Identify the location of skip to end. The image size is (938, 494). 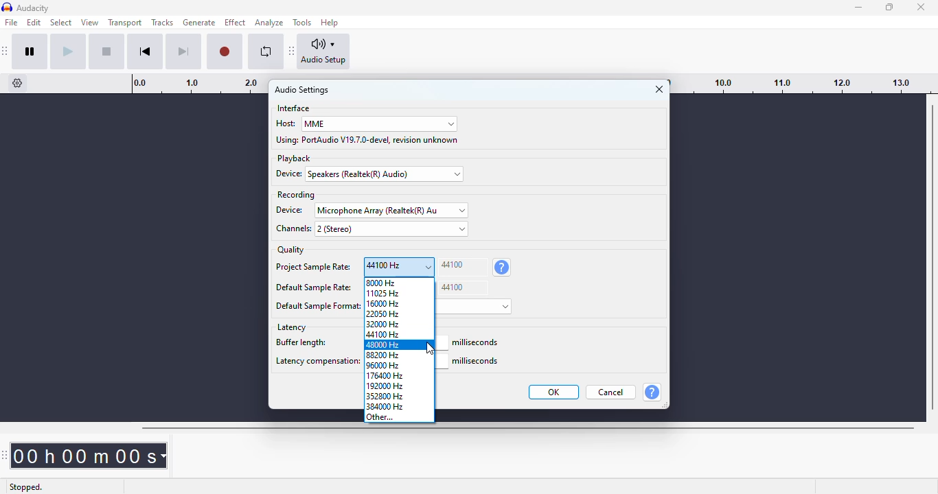
(183, 52).